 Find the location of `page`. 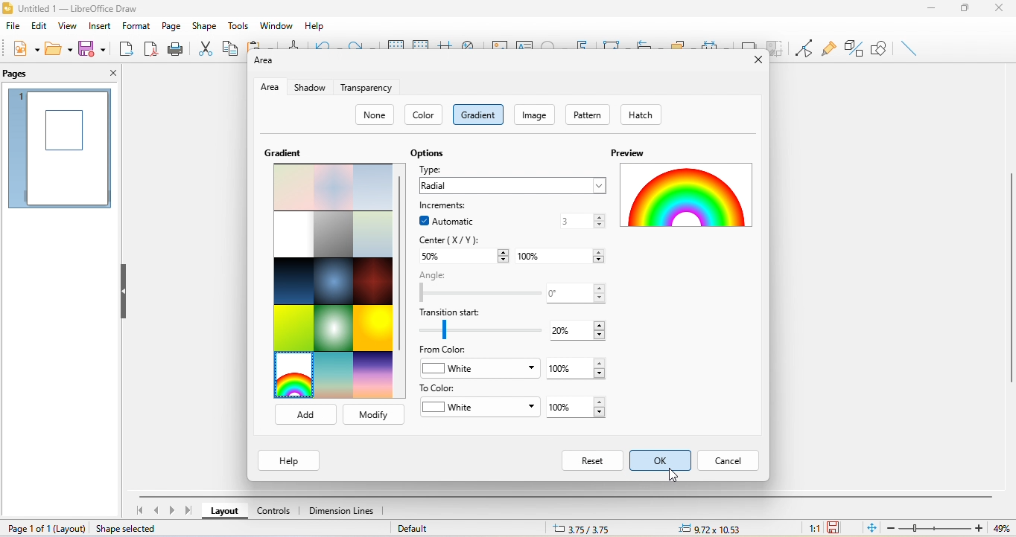

page is located at coordinates (171, 25).